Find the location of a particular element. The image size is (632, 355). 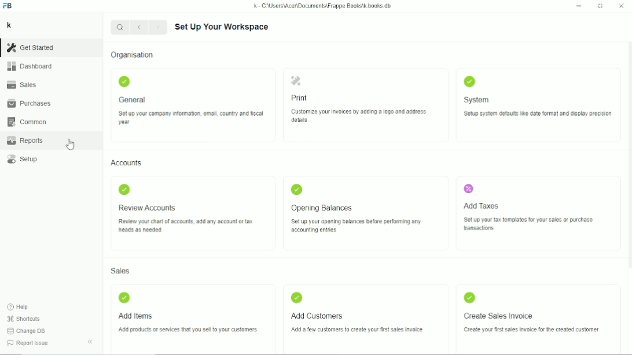

Add items add products or services that you sell to your customers. is located at coordinates (186, 313).